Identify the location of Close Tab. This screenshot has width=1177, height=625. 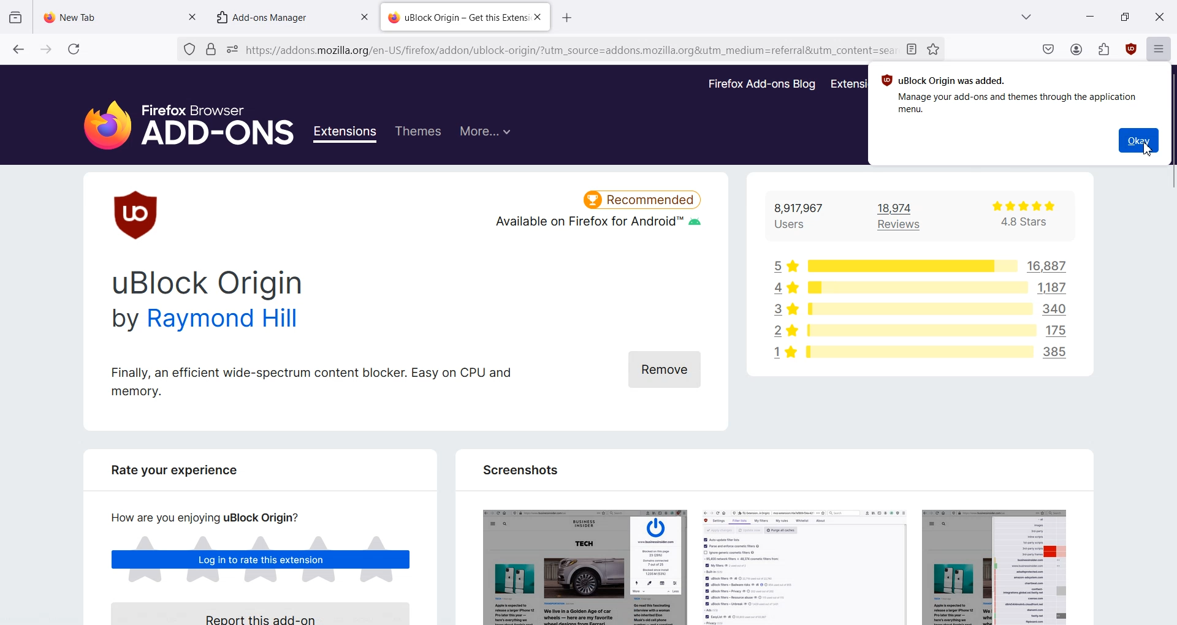
(538, 18).